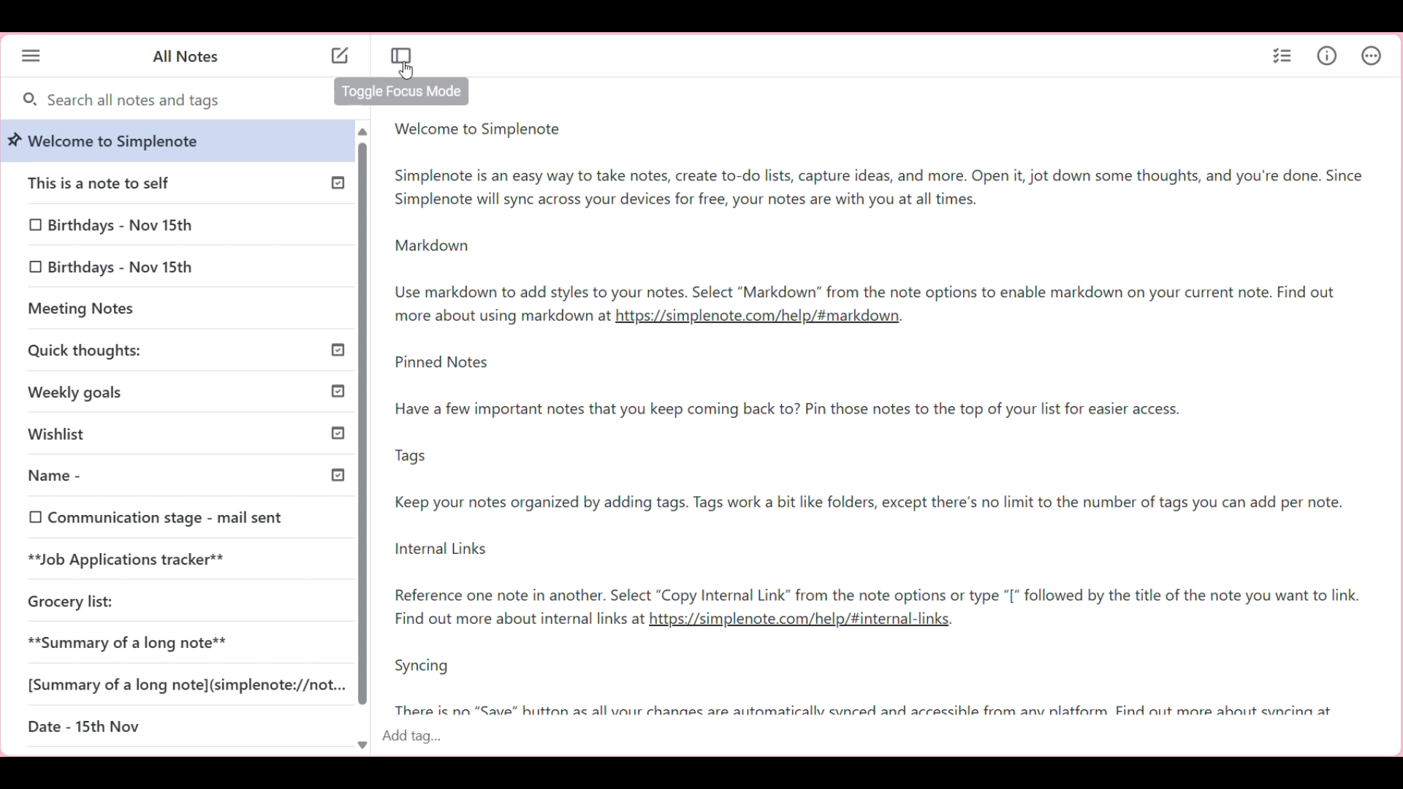 This screenshot has height=789, width=1403. Describe the element at coordinates (1282, 57) in the screenshot. I see `Insert checklist` at that location.